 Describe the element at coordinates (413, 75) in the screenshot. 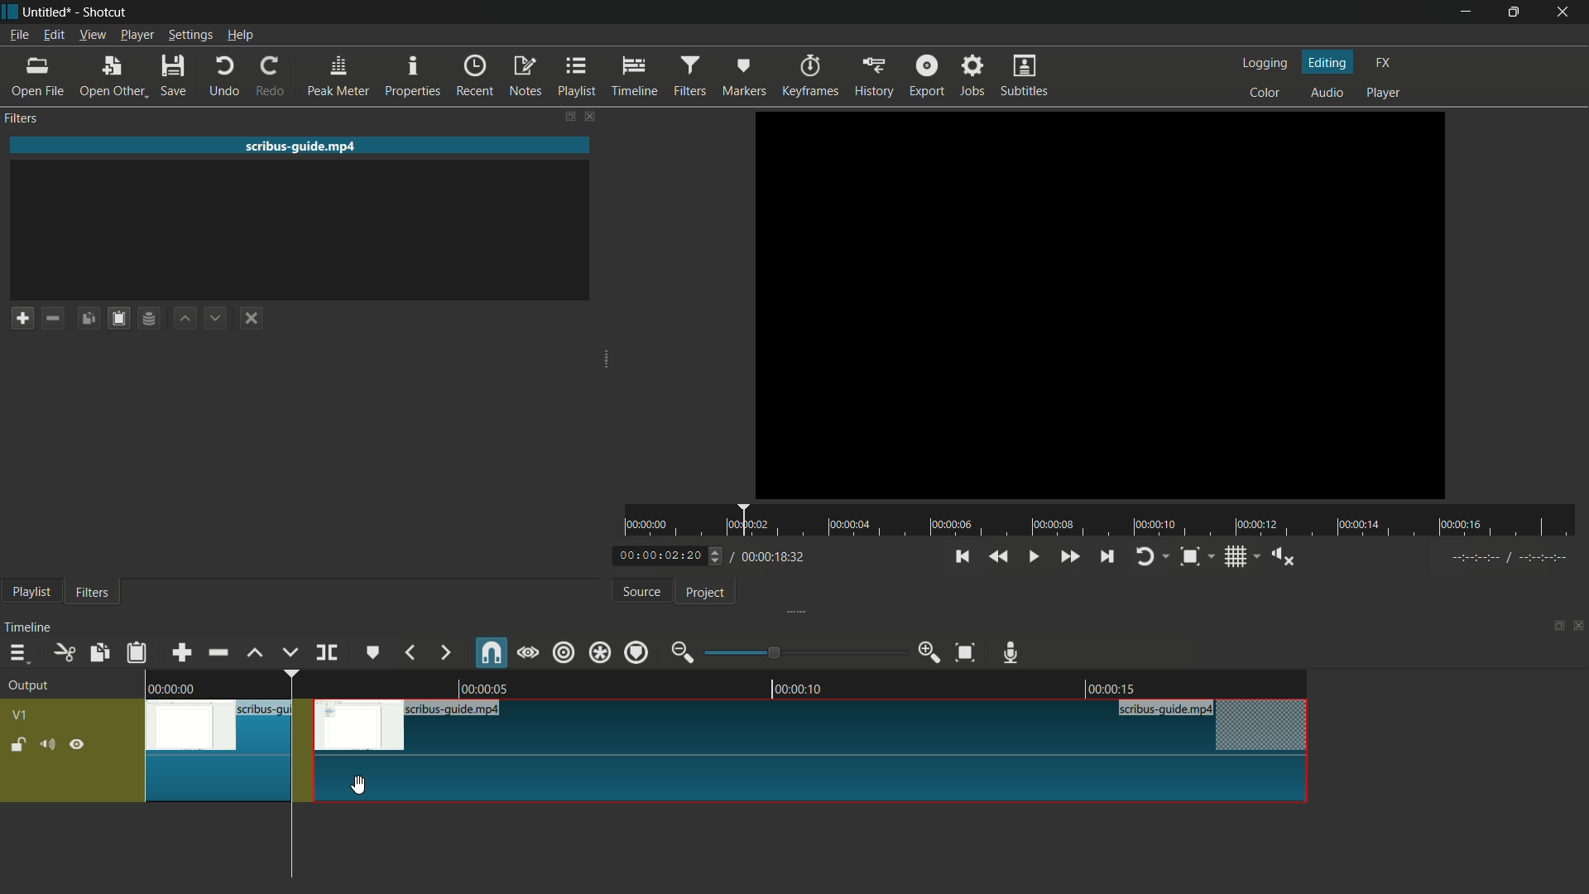

I see `properties` at that location.